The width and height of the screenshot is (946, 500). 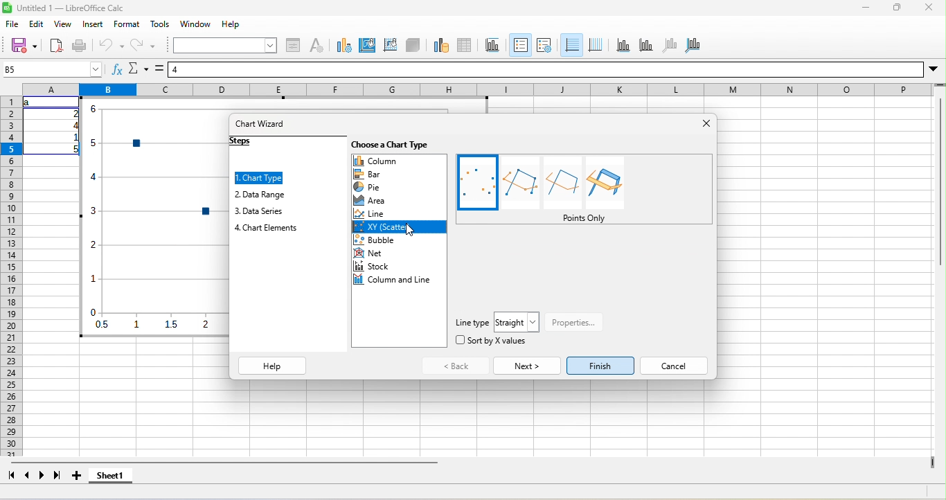 I want to click on column headings, so click(x=478, y=89).